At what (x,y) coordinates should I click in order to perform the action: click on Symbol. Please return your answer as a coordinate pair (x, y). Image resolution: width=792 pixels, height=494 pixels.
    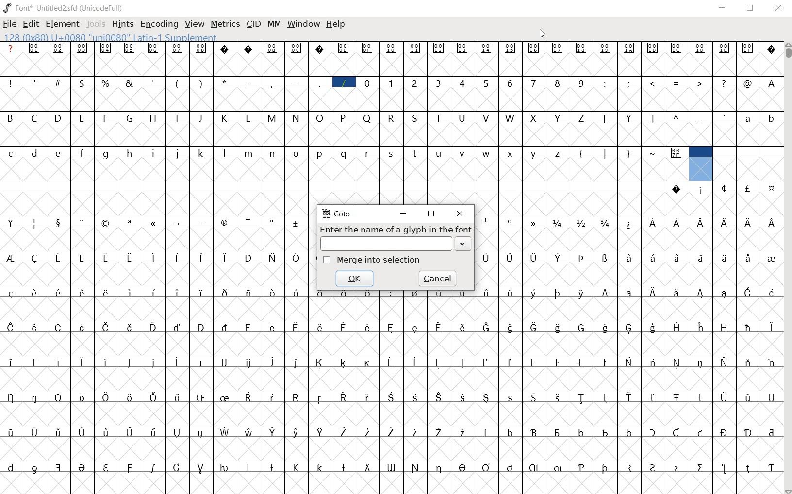
    Looking at the image, I should click on (202, 292).